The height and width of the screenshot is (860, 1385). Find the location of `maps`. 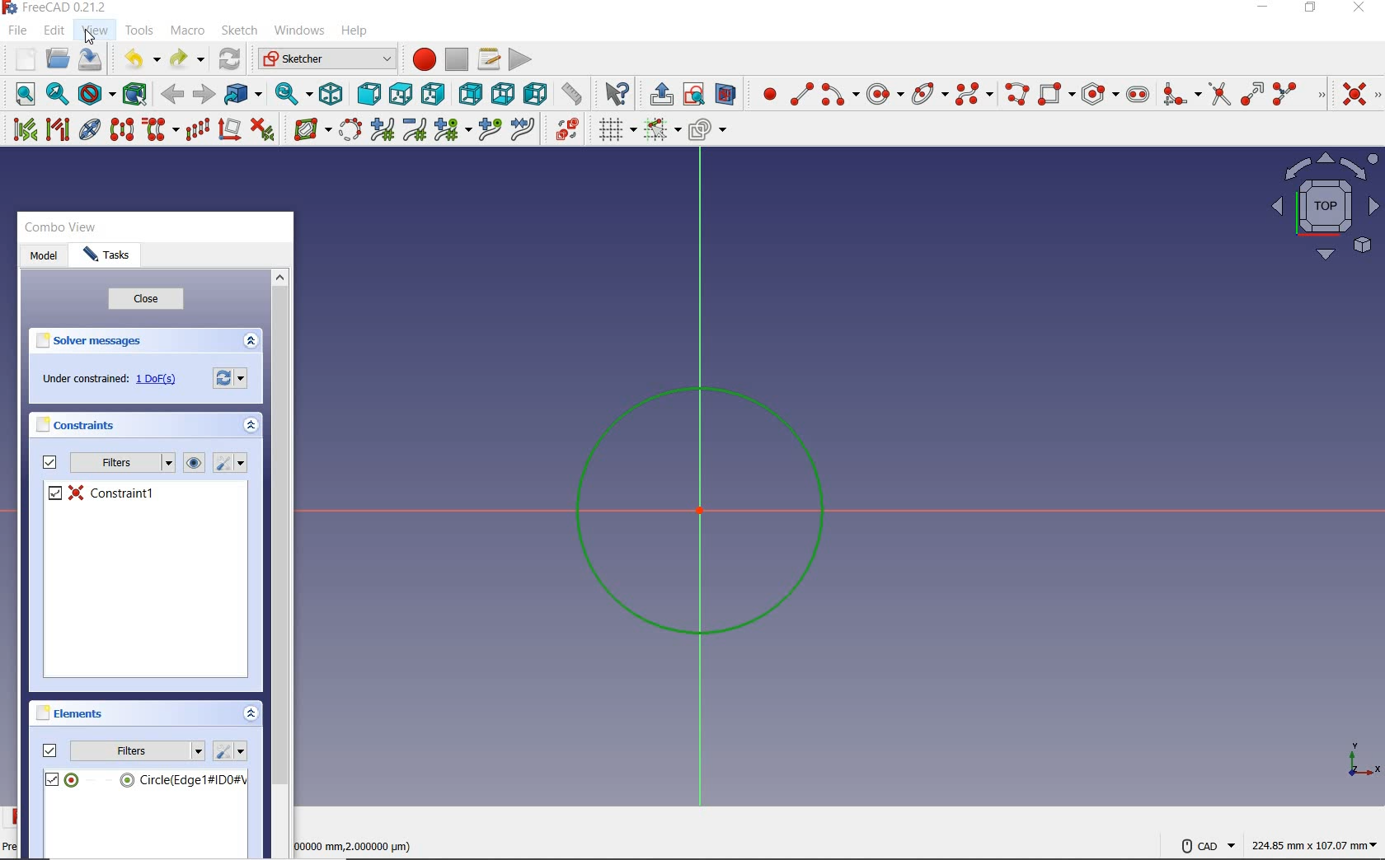

maps is located at coordinates (1317, 207).